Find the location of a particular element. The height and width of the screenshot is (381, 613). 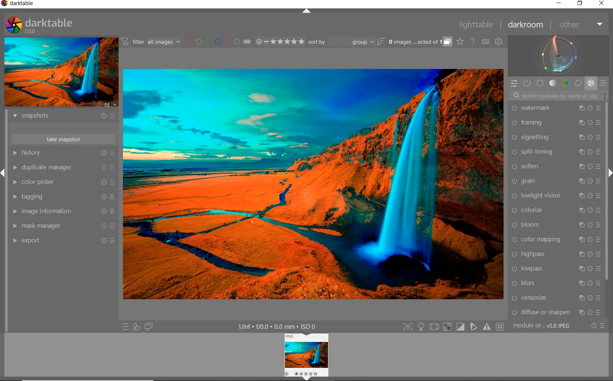

SHOW ONLY ACTIVE MODULES is located at coordinates (528, 84).